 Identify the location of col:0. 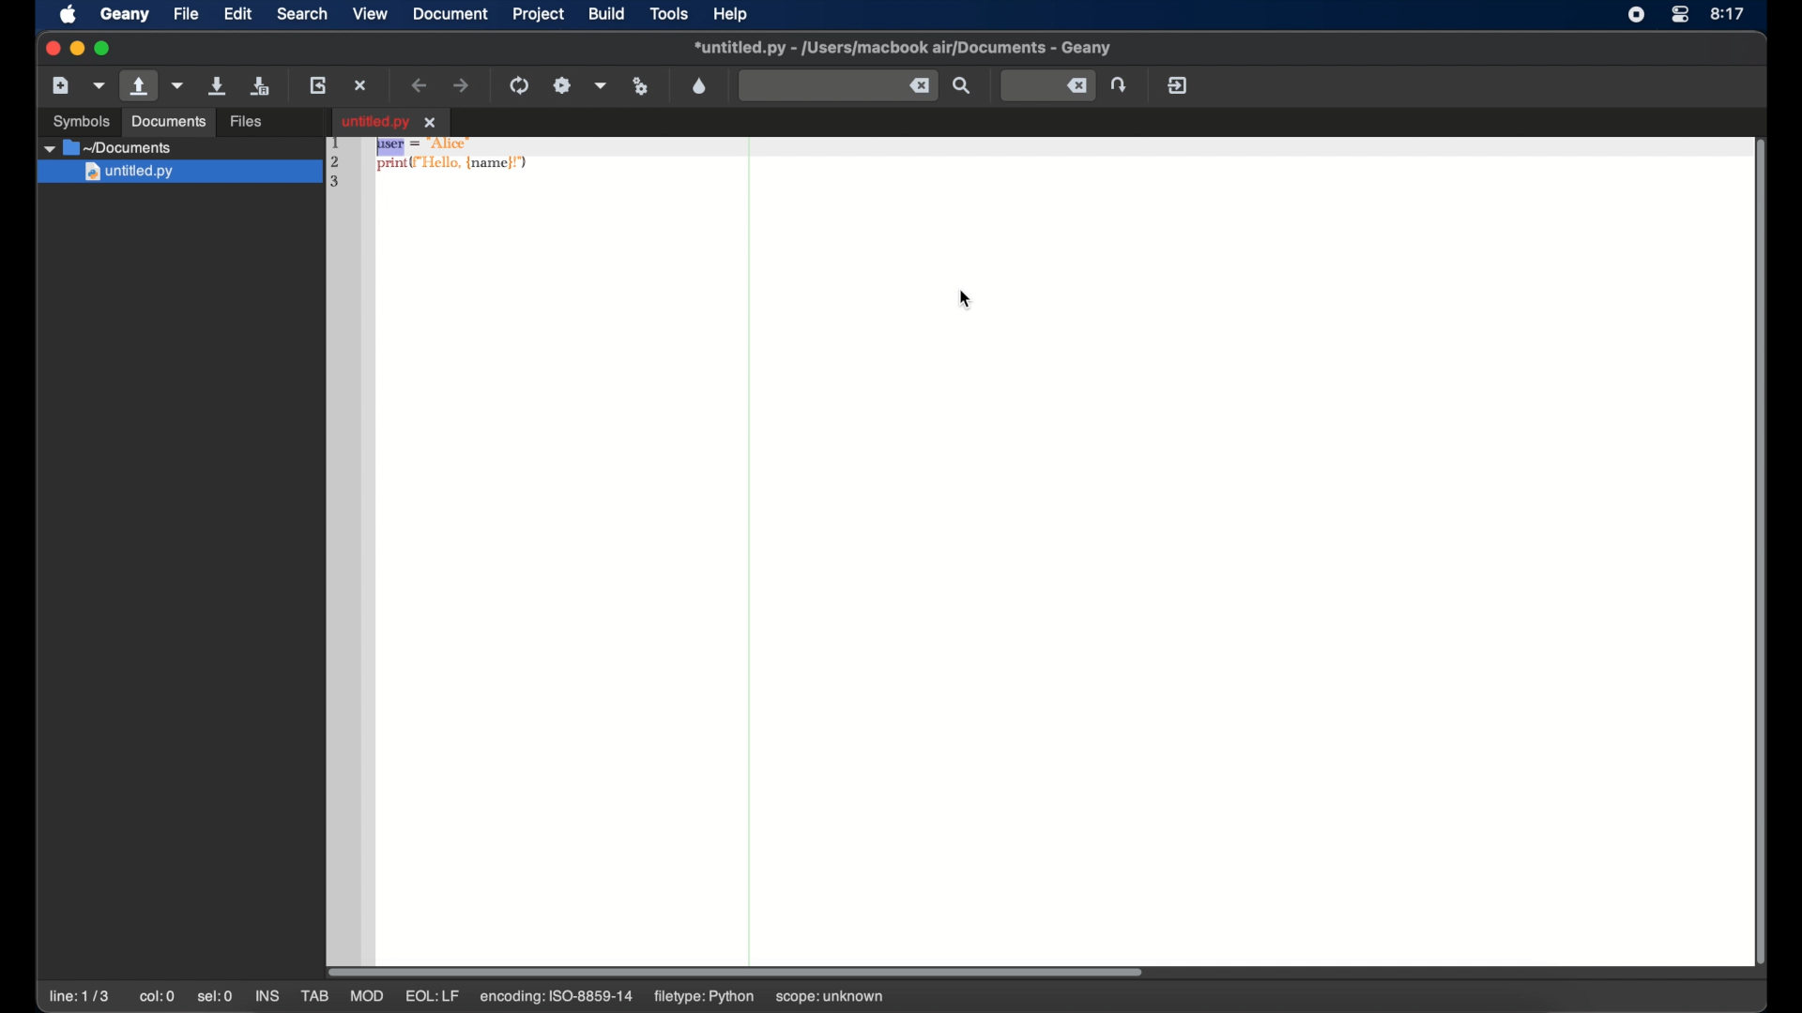
(158, 996).